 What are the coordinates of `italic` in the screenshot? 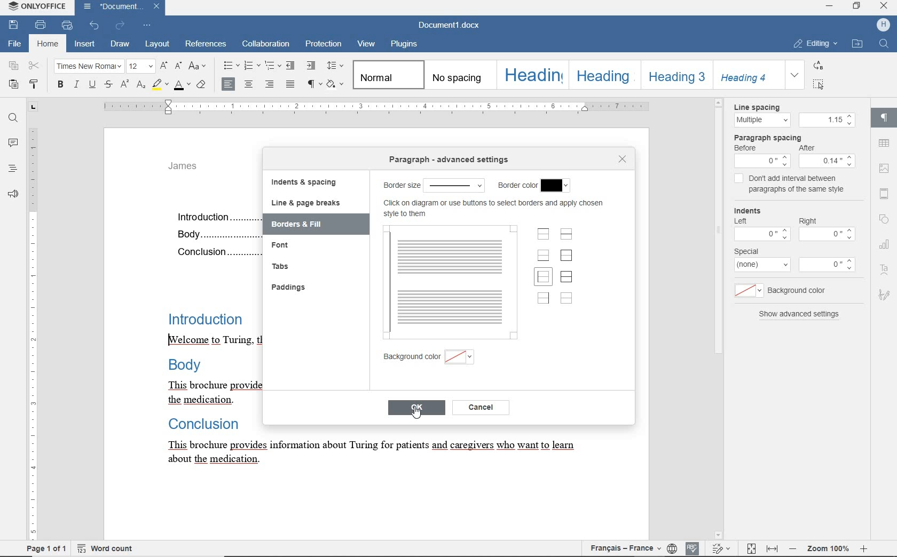 It's located at (76, 85).